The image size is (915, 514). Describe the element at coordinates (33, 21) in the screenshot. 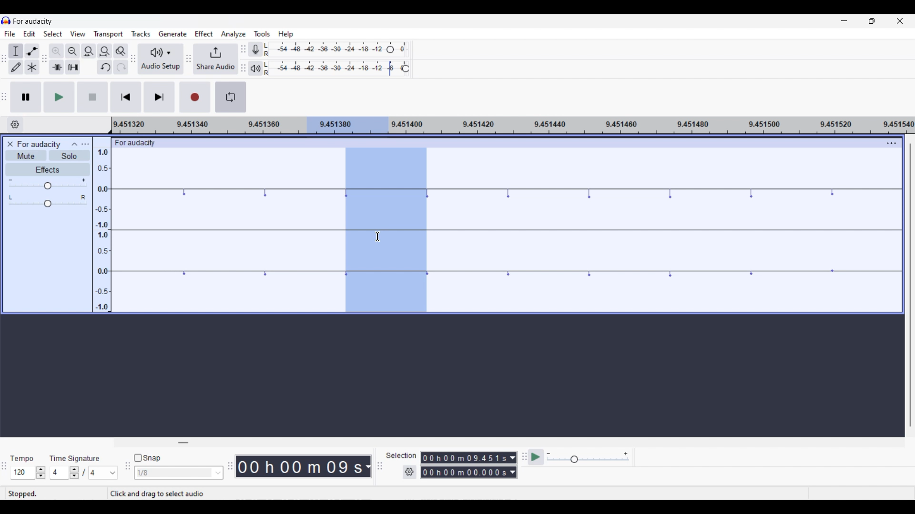

I see `Software name` at that location.